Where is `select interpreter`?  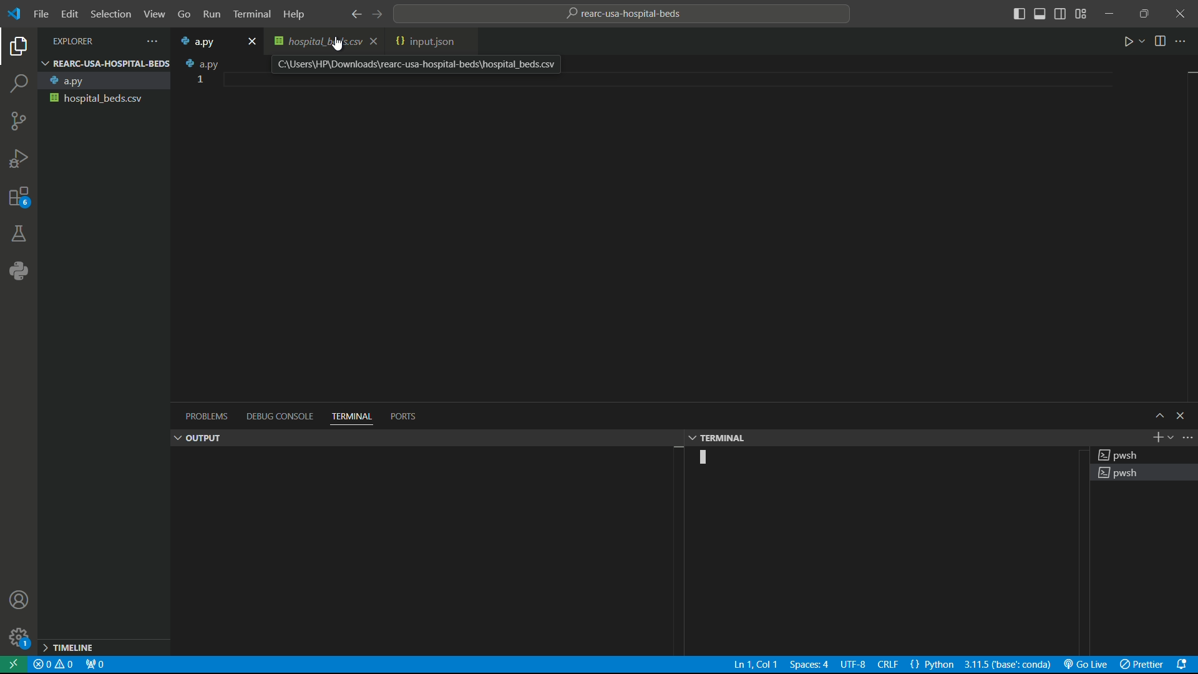
select interpreter is located at coordinates (1006, 665).